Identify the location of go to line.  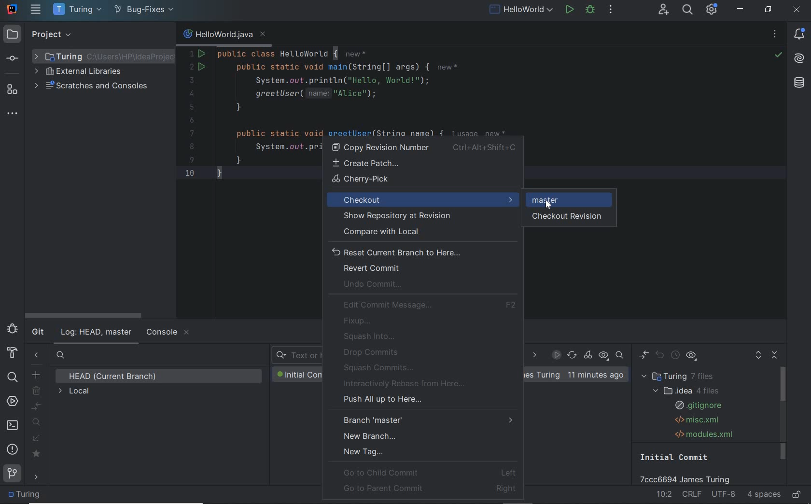
(665, 493).